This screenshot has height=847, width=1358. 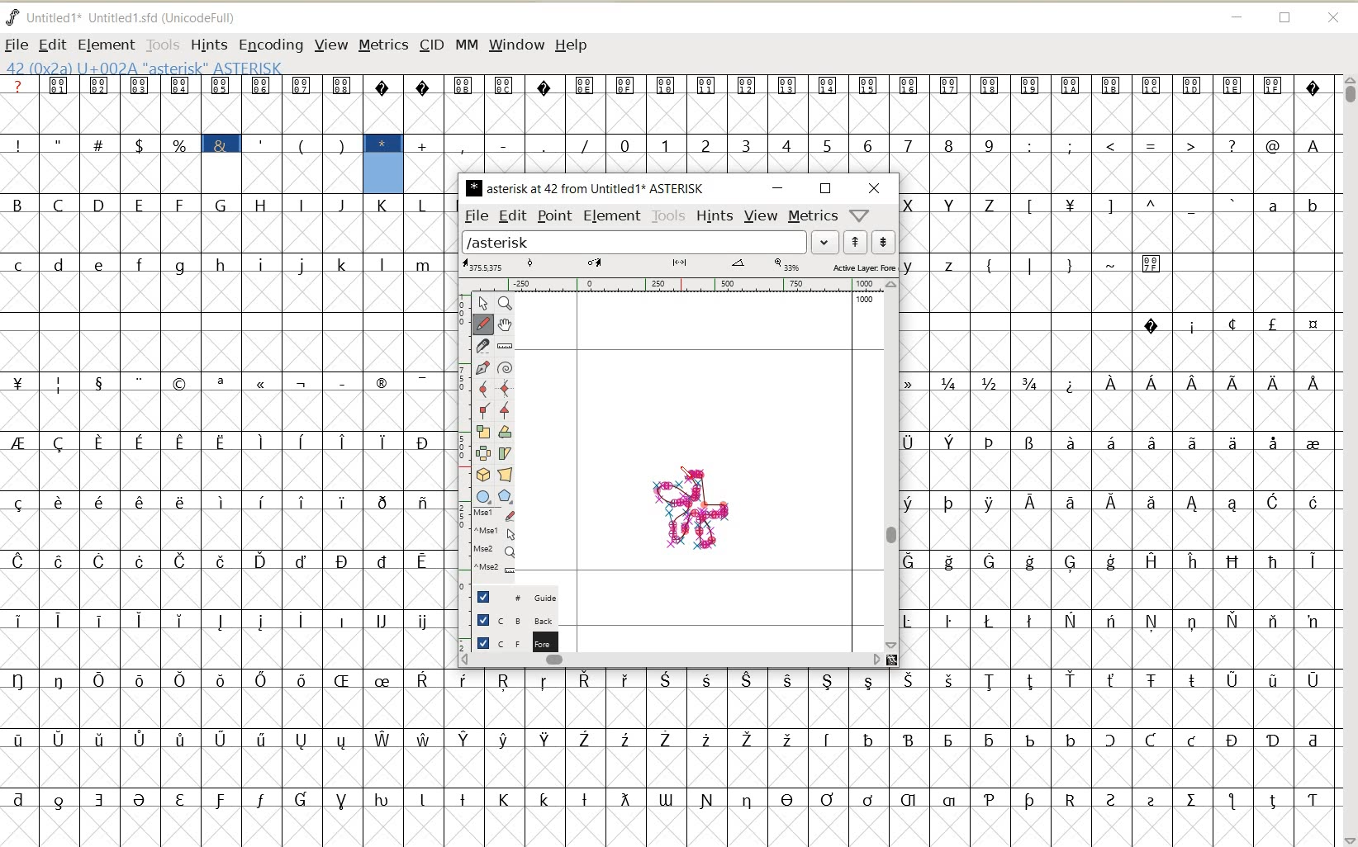 What do you see at coordinates (483, 304) in the screenshot?
I see `pointer` at bounding box center [483, 304].